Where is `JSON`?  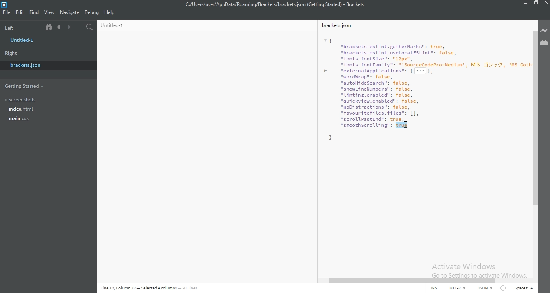
JSON is located at coordinates (487, 289).